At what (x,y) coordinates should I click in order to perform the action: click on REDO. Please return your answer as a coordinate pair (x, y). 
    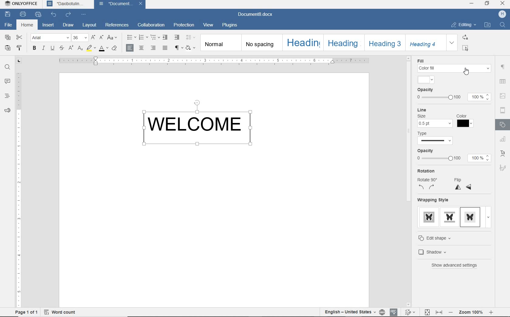
    Looking at the image, I should click on (69, 14).